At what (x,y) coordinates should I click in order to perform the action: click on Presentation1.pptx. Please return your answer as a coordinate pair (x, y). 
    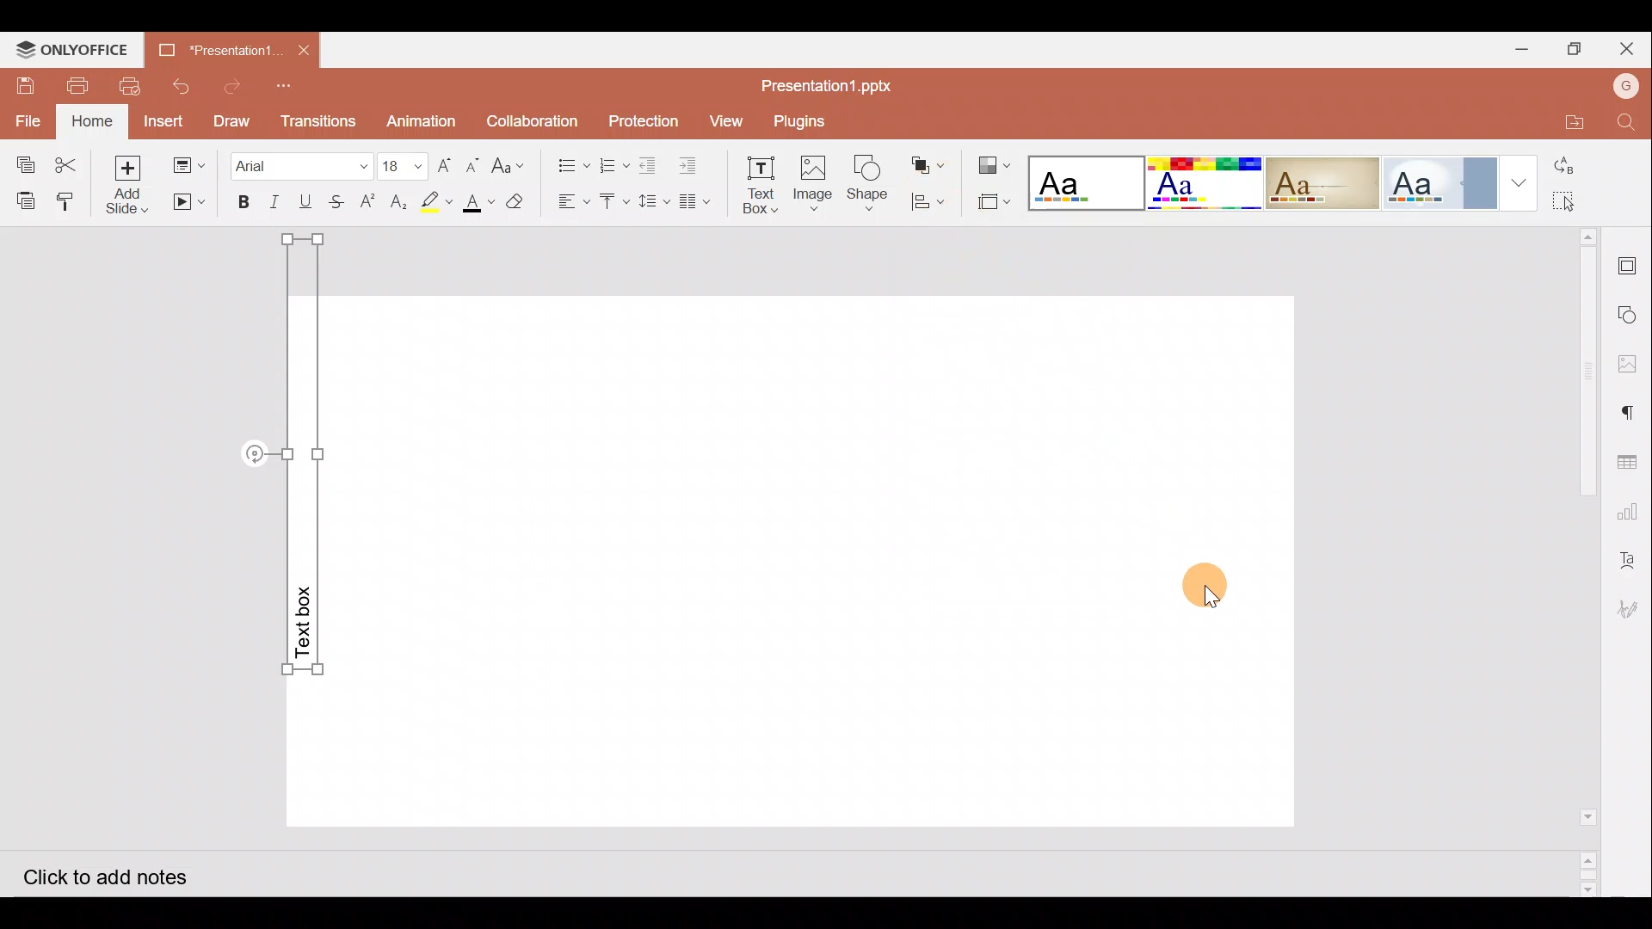
    Looking at the image, I should click on (820, 85).